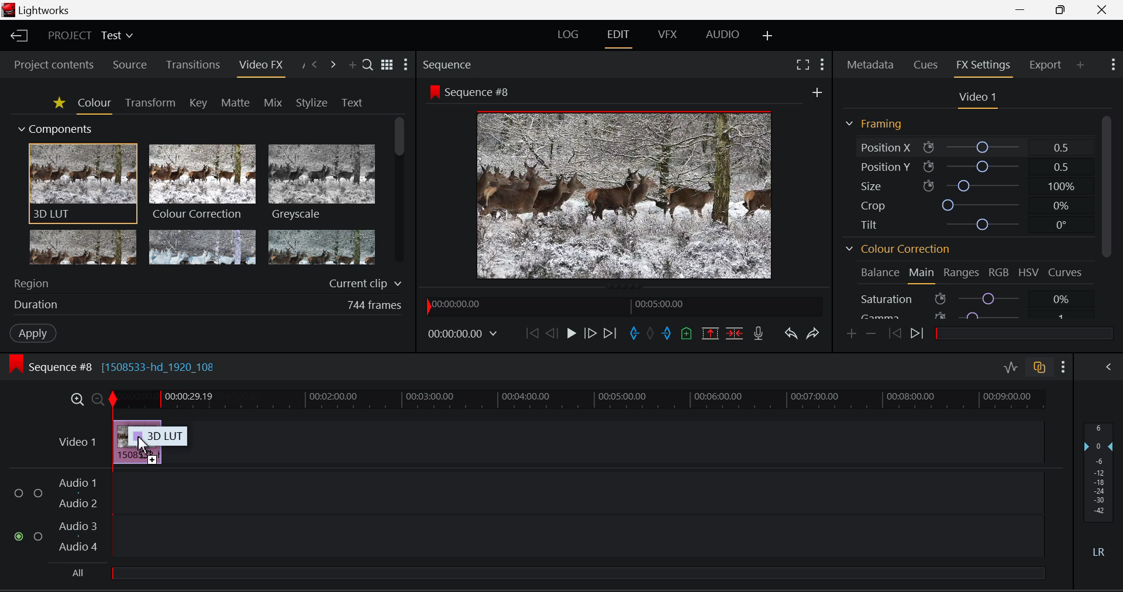 This screenshot has height=592, width=1123. What do you see at coordinates (622, 197) in the screenshot?
I see `Sequence Preview Screen` at bounding box center [622, 197].